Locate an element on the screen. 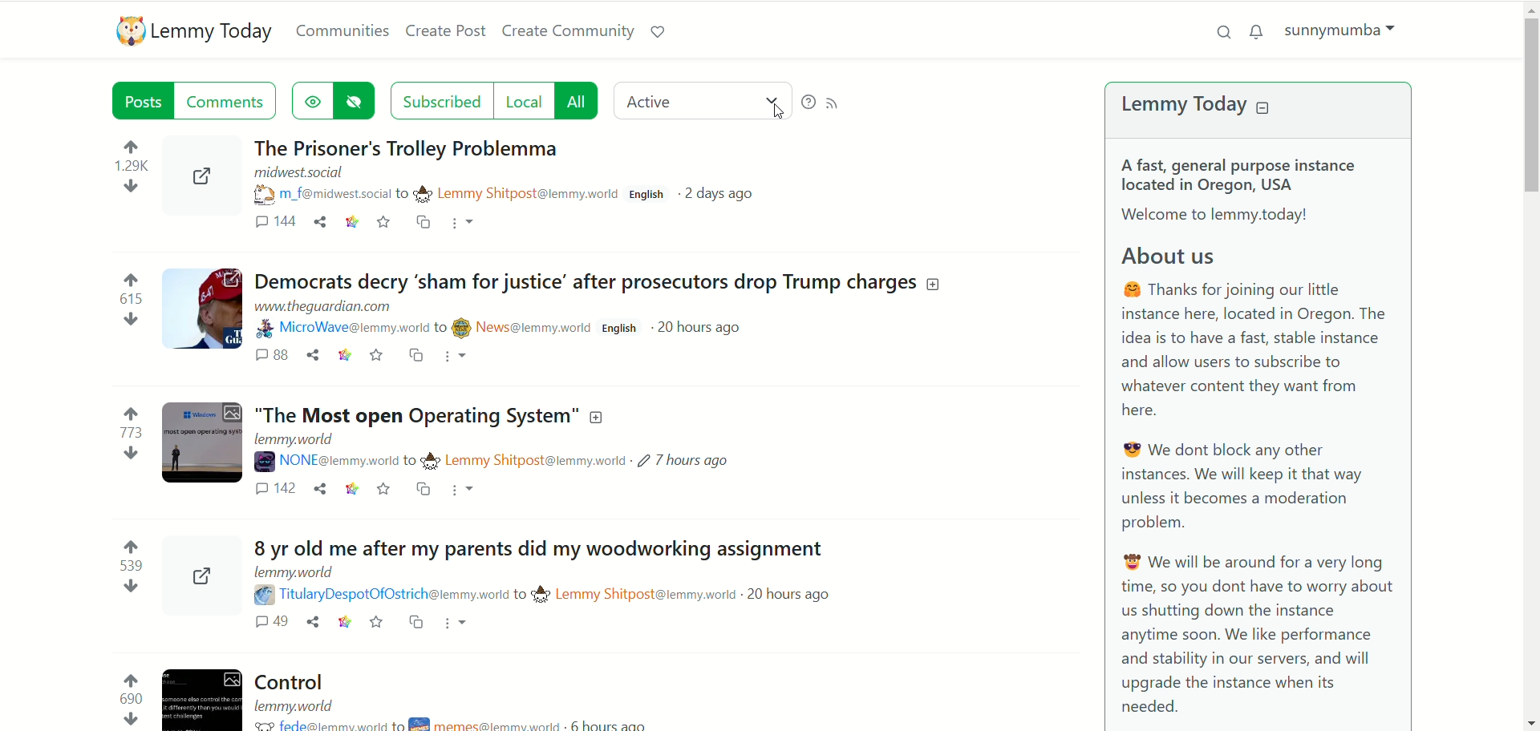  hide post is located at coordinates (358, 100).